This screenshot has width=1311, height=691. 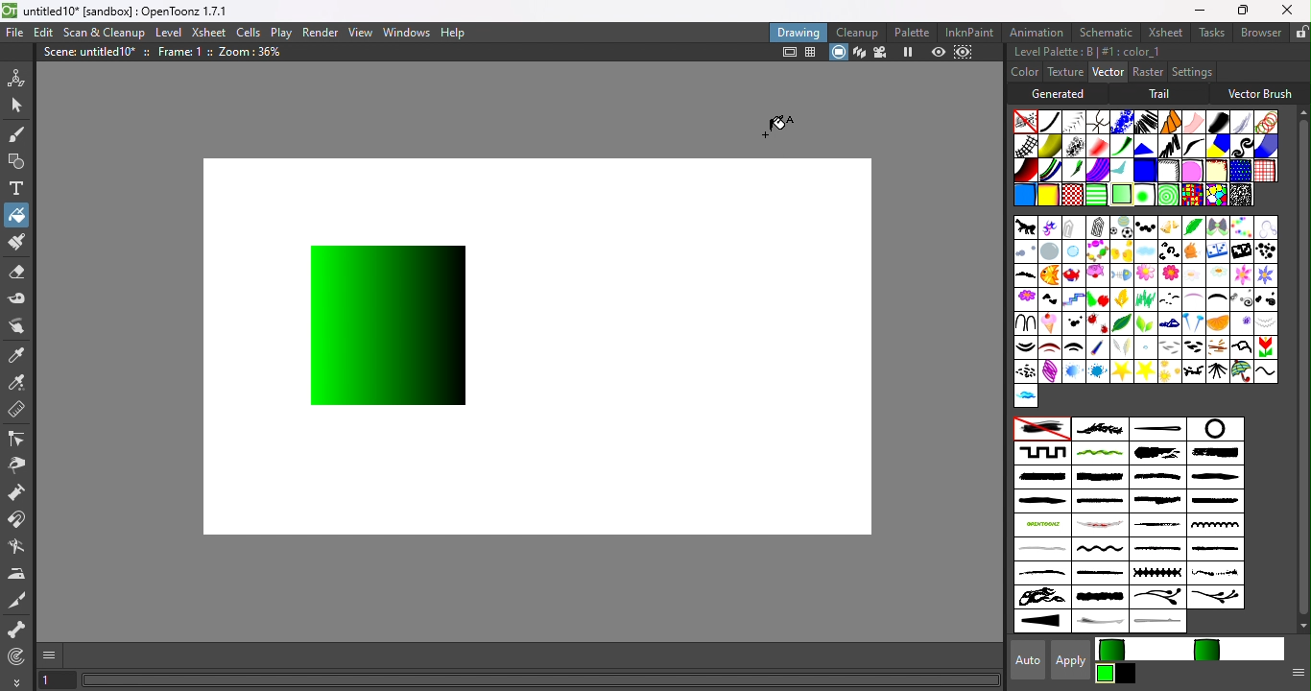 I want to click on Current style, so click(x=1106, y=673).